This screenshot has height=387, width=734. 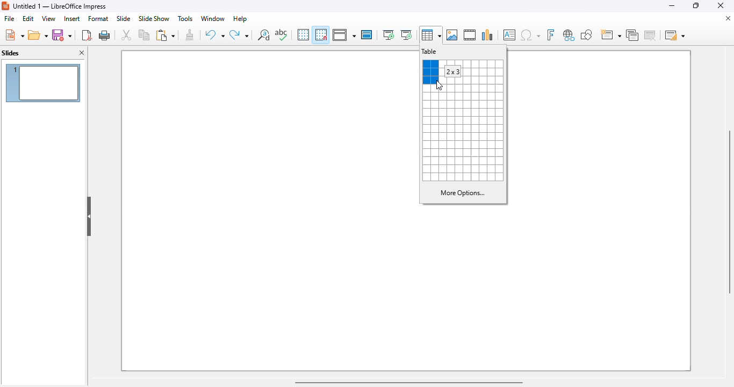 I want to click on undo, so click(x=215, y=34).